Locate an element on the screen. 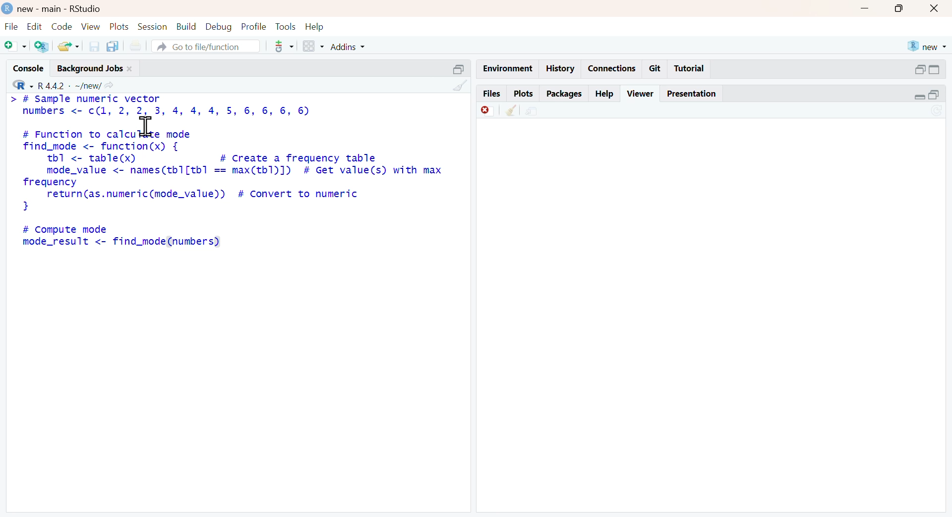 The width and height of the screenshot is (952, 517). sync is located at coordinates (937, 112).